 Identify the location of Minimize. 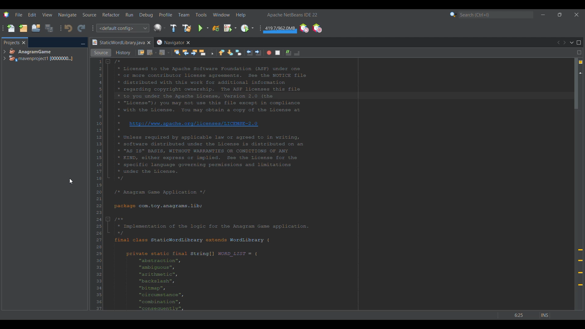
(543, 15).